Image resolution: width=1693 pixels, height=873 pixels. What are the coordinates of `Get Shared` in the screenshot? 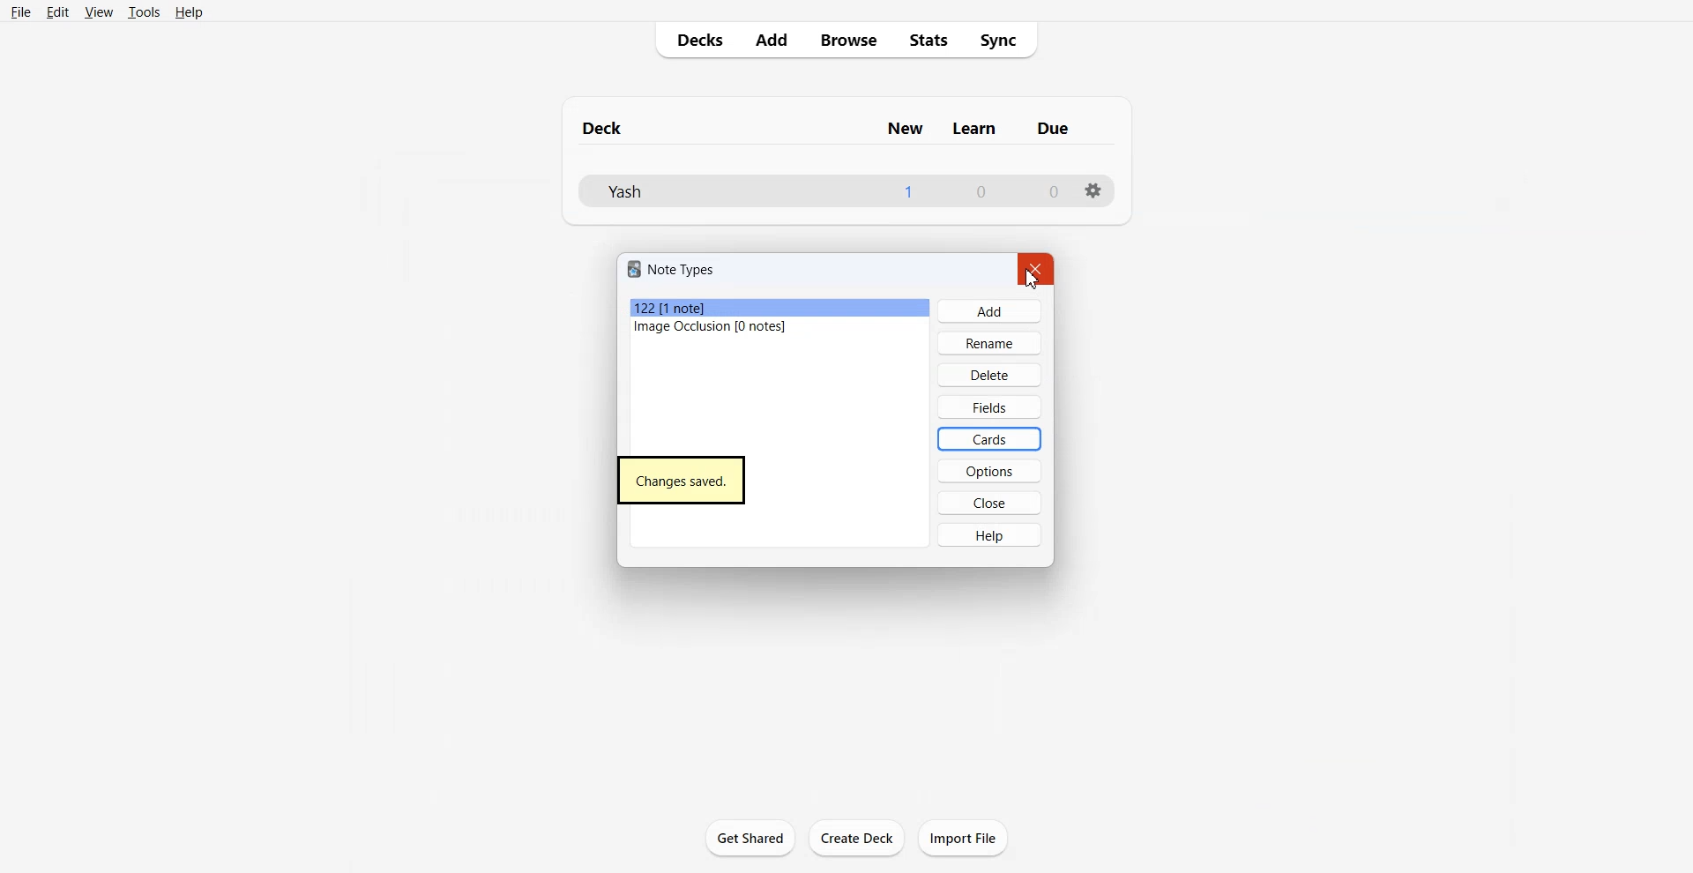 It's located at (749, 836).